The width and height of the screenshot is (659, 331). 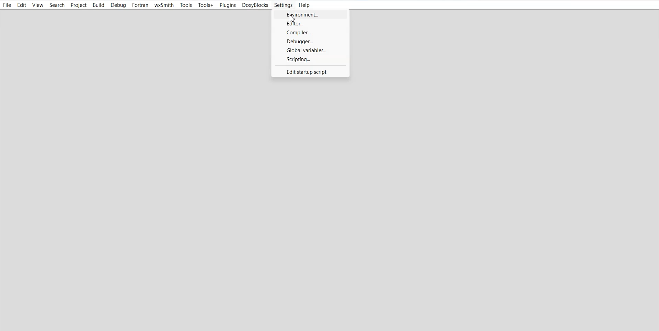 I want to click on DoxyBlocks, so click(x=255, y=5).